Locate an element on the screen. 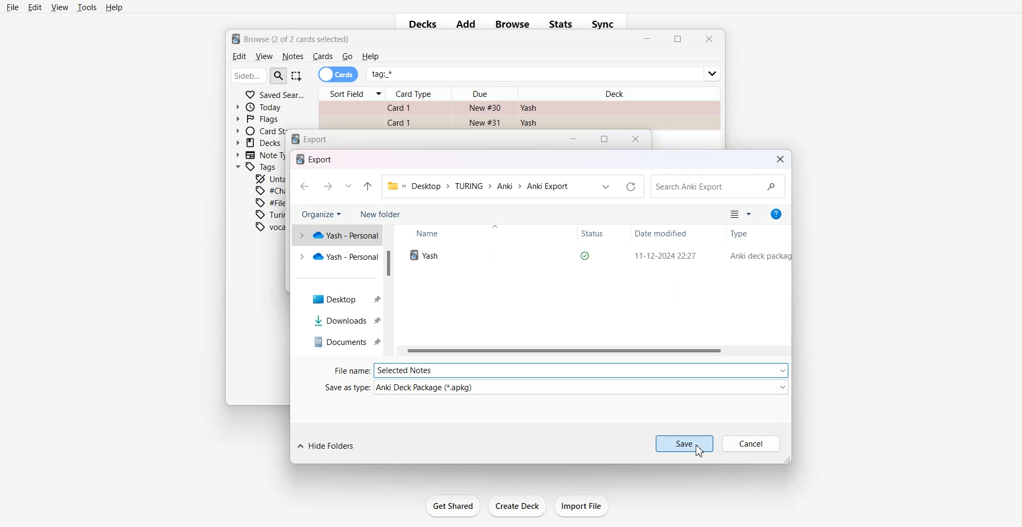 The image size is (1022, 527). Name is located at coordinates (448, 234).